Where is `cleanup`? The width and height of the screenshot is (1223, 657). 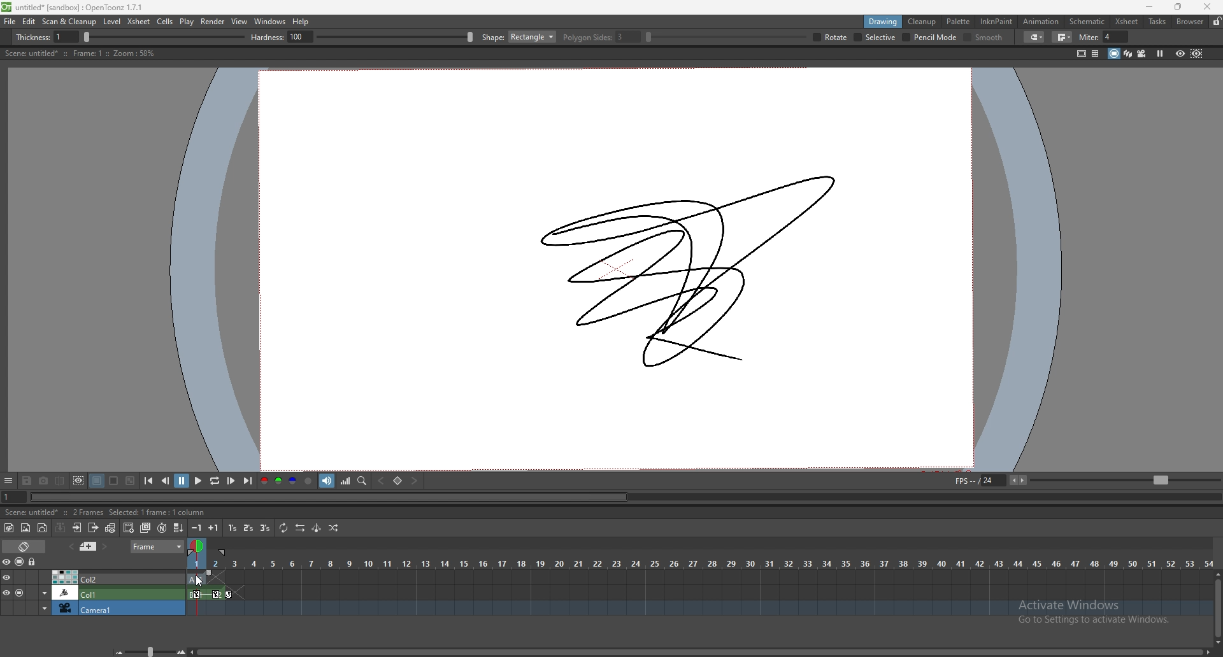
cleanup is located at coordinates (922, 22).